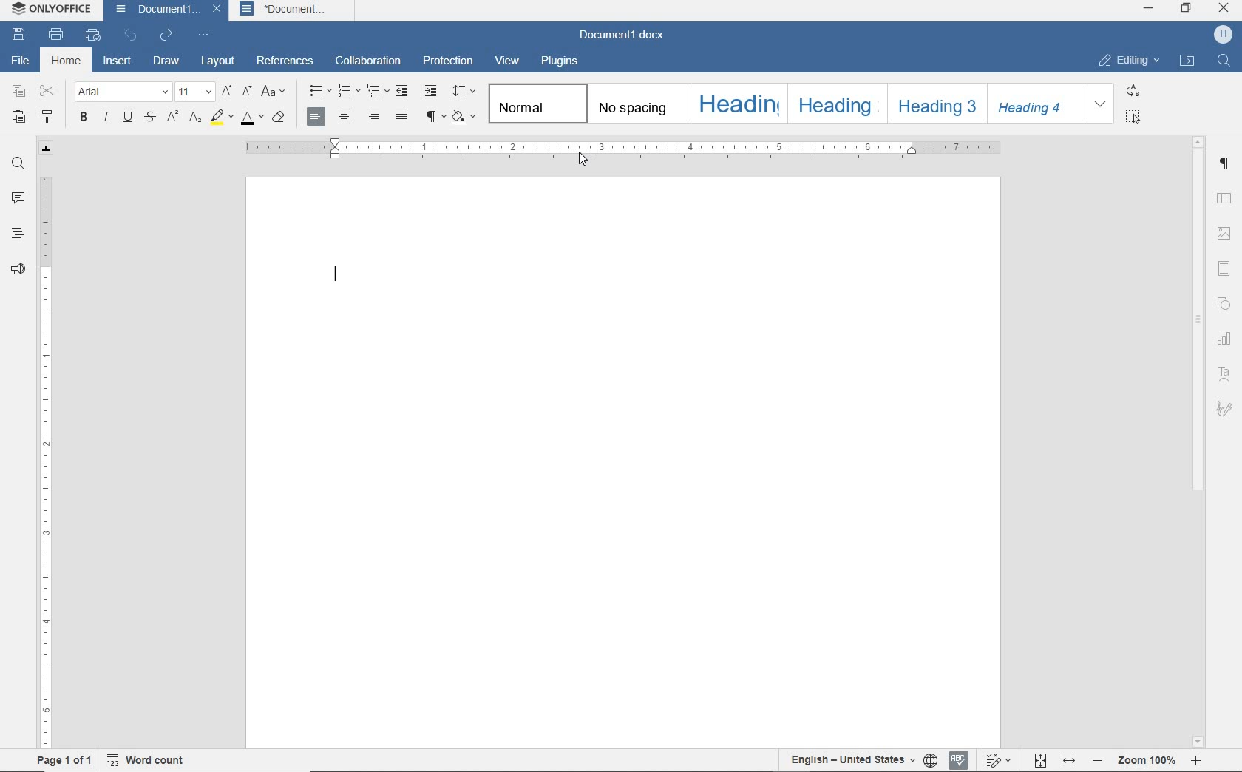  What do you see at coordinates (94, 35) in the screenshot?
I see `QUICK PRINT` at bounding box center [94, 35].